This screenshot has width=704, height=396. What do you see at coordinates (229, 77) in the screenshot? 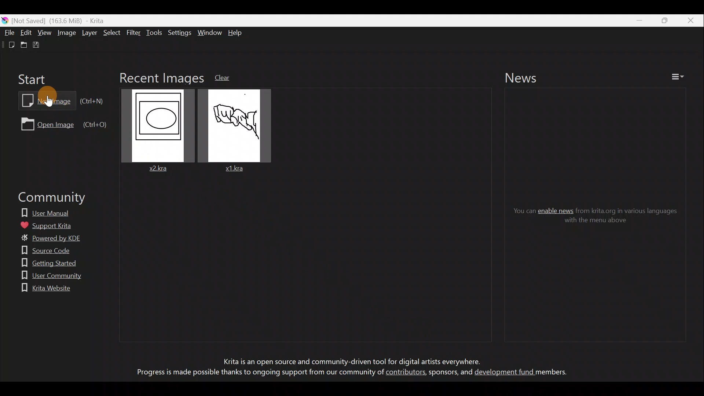
I see `Clear` at bounding box center [229, 77].